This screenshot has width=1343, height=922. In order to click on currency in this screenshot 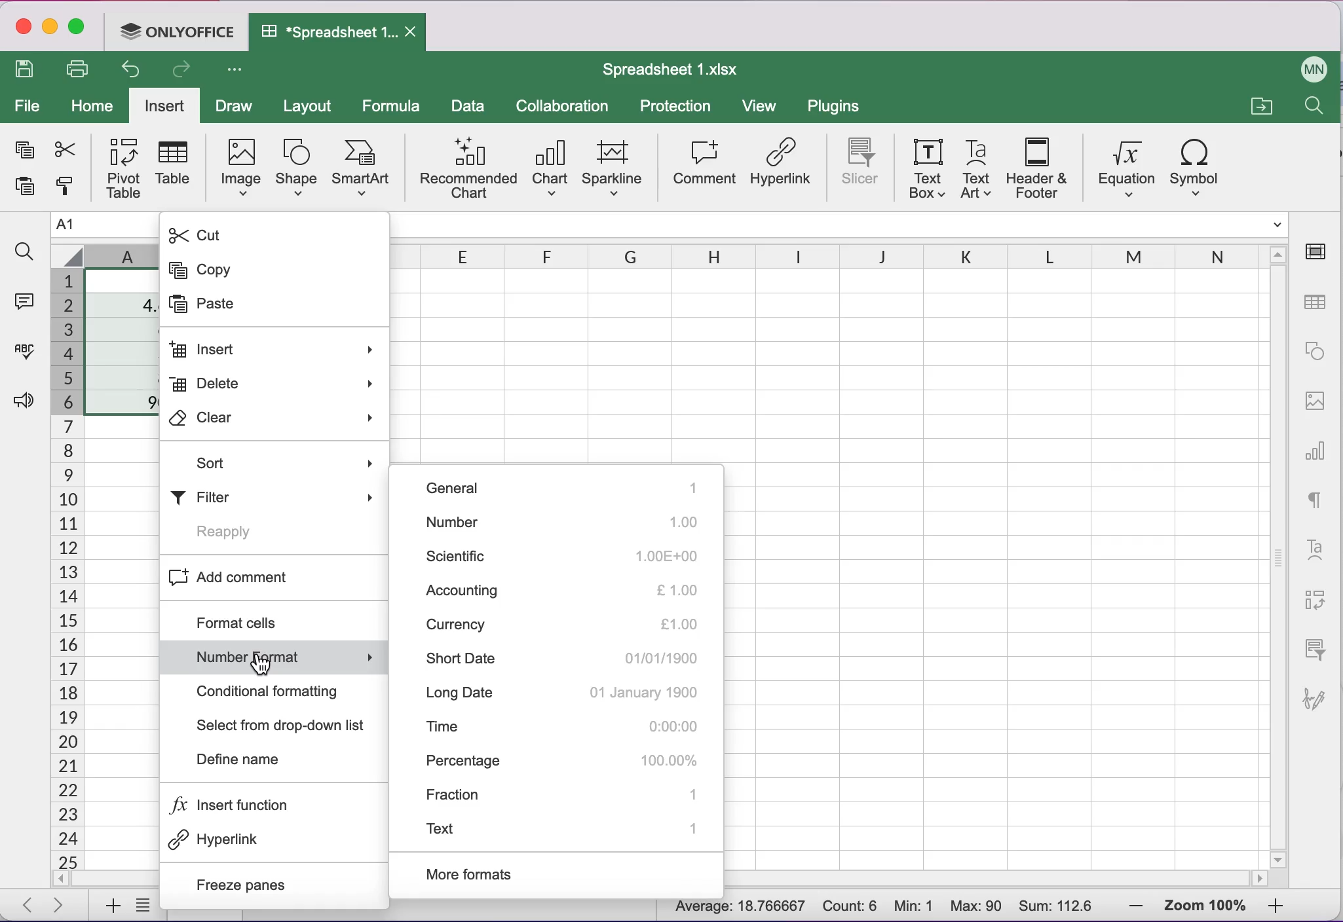, I will do `click(558, 624)`.